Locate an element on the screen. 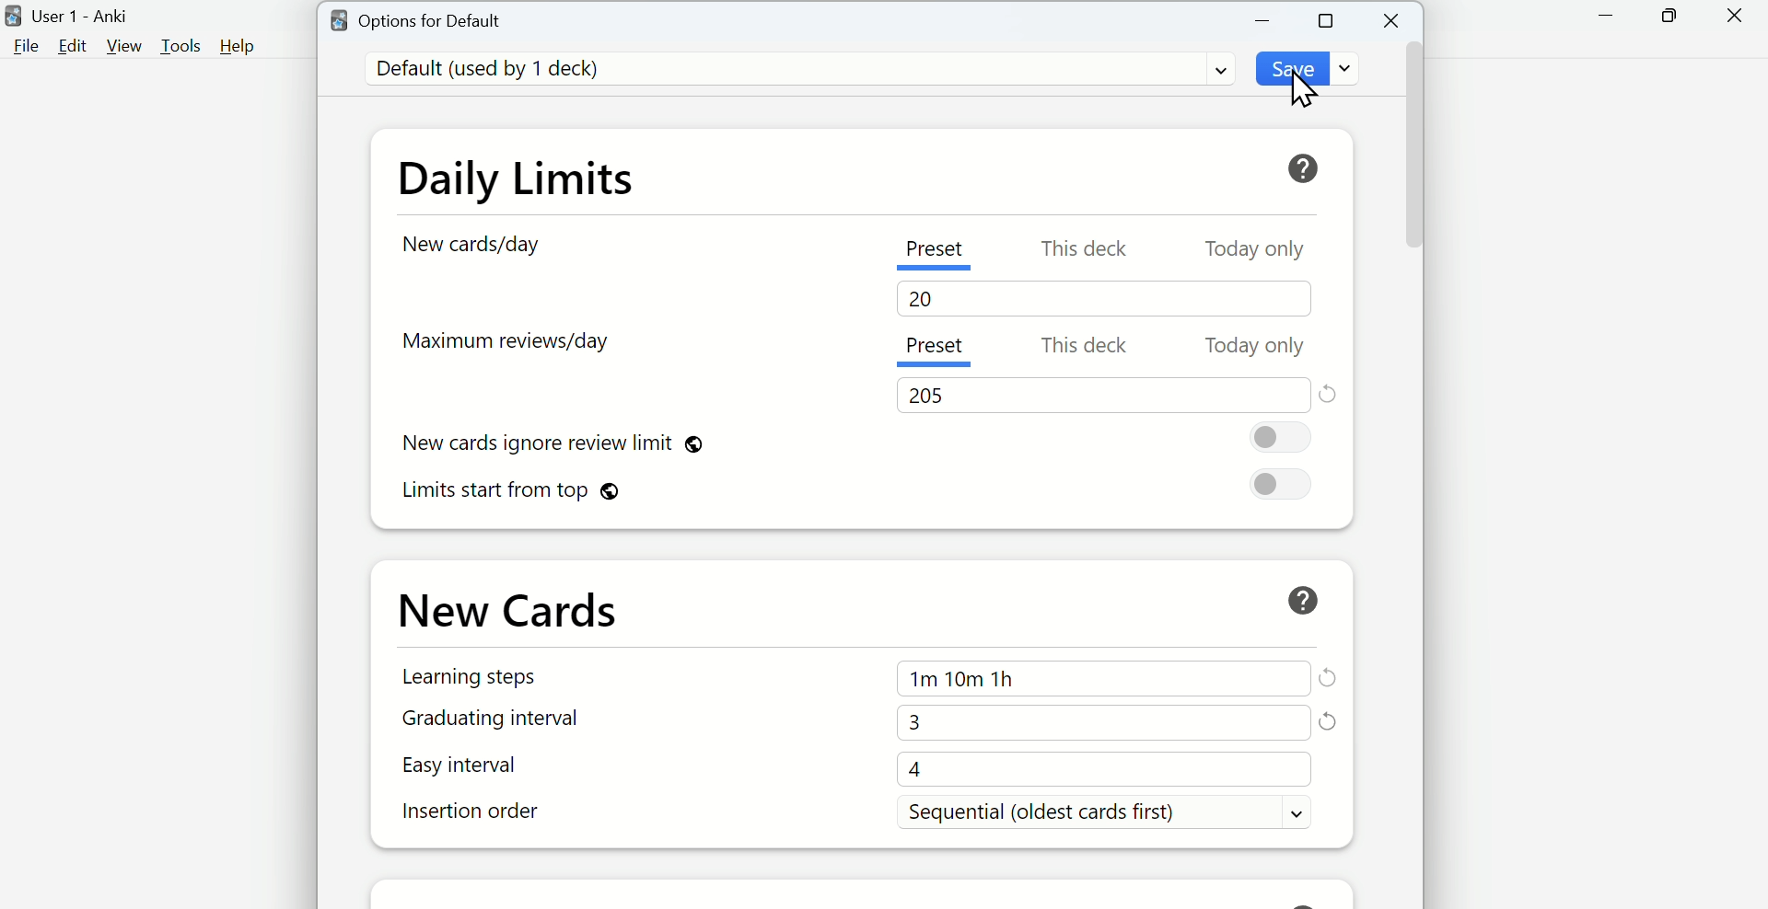 The height and width of the screenshot is (909, 1768). Limits start from top is located at coordinates (512, 493).